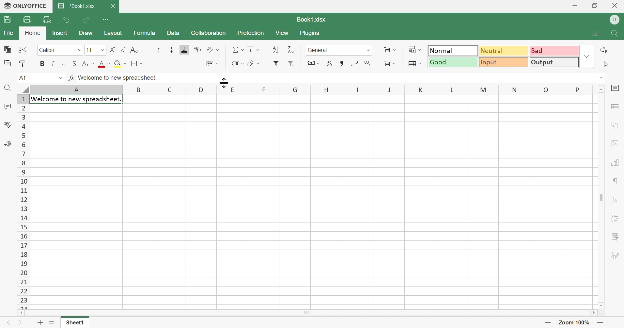 This screenshot has height=328, width=624. I want to click on Draw, so click(86, 34).